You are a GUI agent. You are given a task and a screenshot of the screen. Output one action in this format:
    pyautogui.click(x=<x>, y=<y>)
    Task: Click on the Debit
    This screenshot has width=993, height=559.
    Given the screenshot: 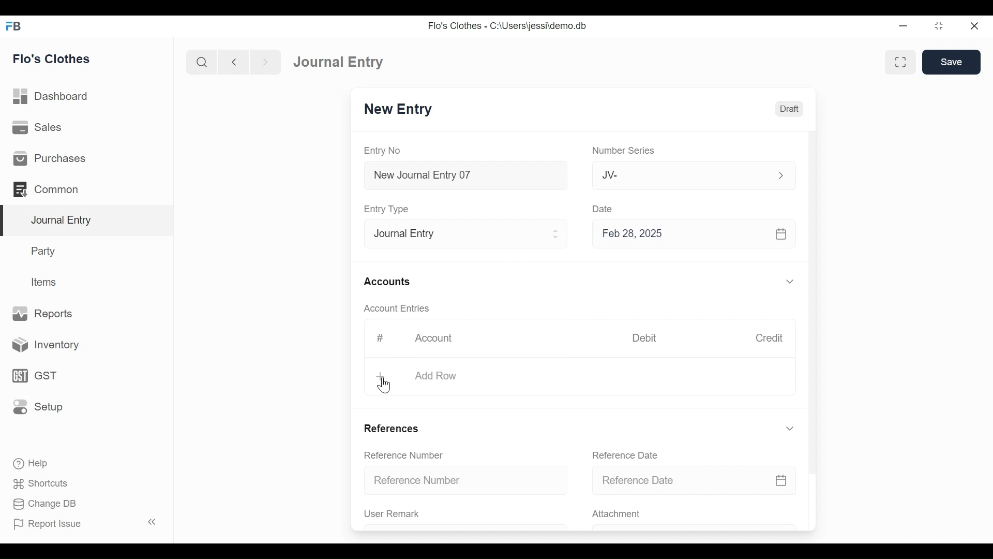 What is the action you would take?
    pyautogui.click(x=643, y=338)
    